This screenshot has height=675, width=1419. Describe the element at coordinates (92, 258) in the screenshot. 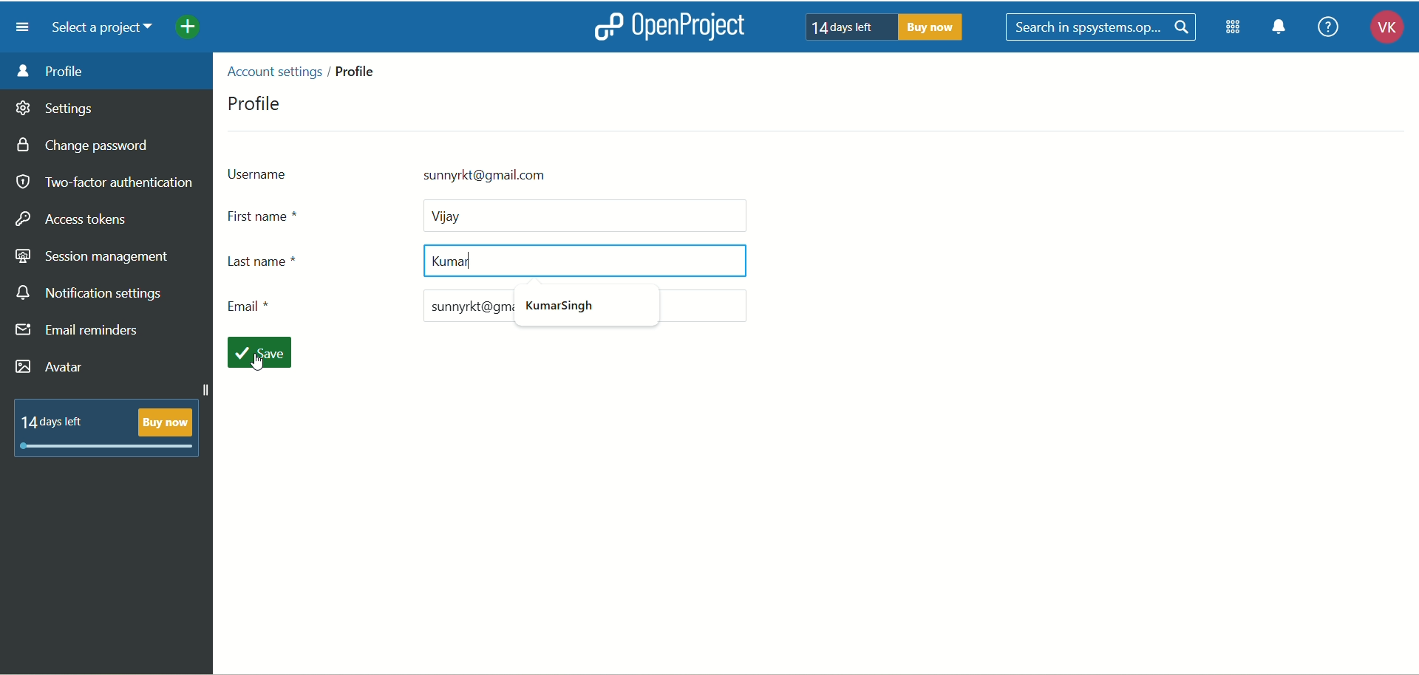

I see `session management` at that location.